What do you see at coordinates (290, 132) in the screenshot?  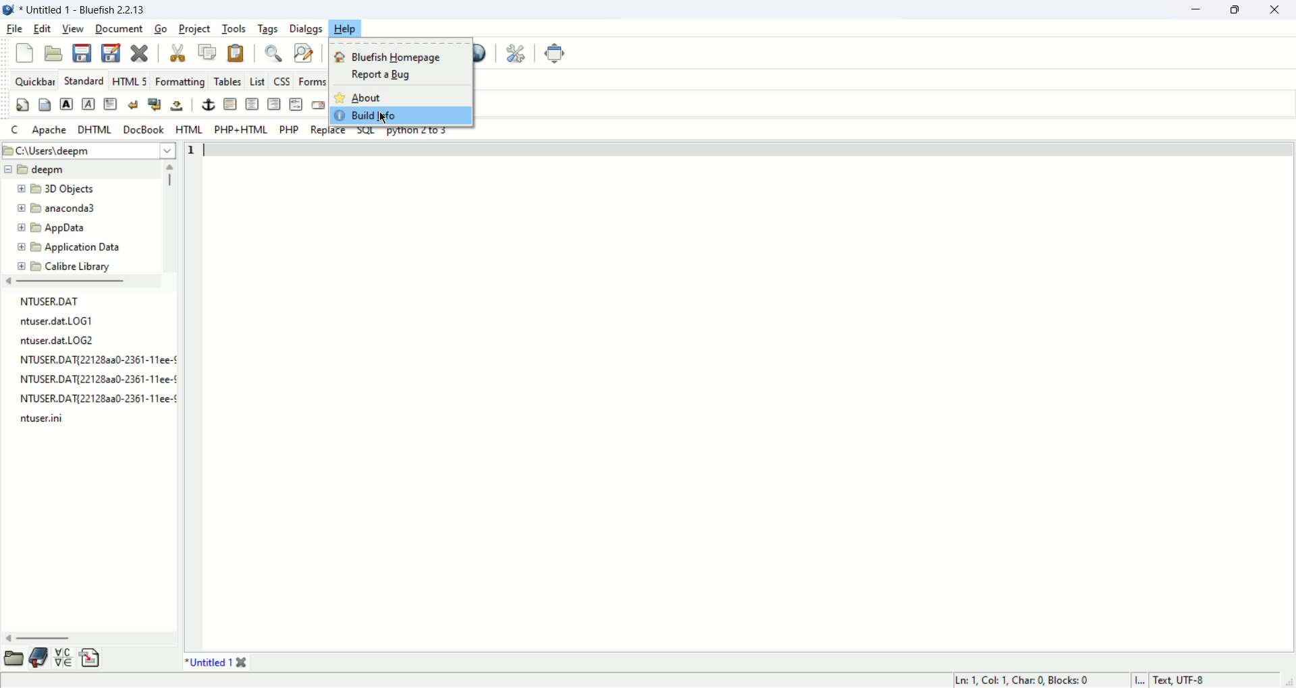 I see `PHP` at bounding box center [290, 132].